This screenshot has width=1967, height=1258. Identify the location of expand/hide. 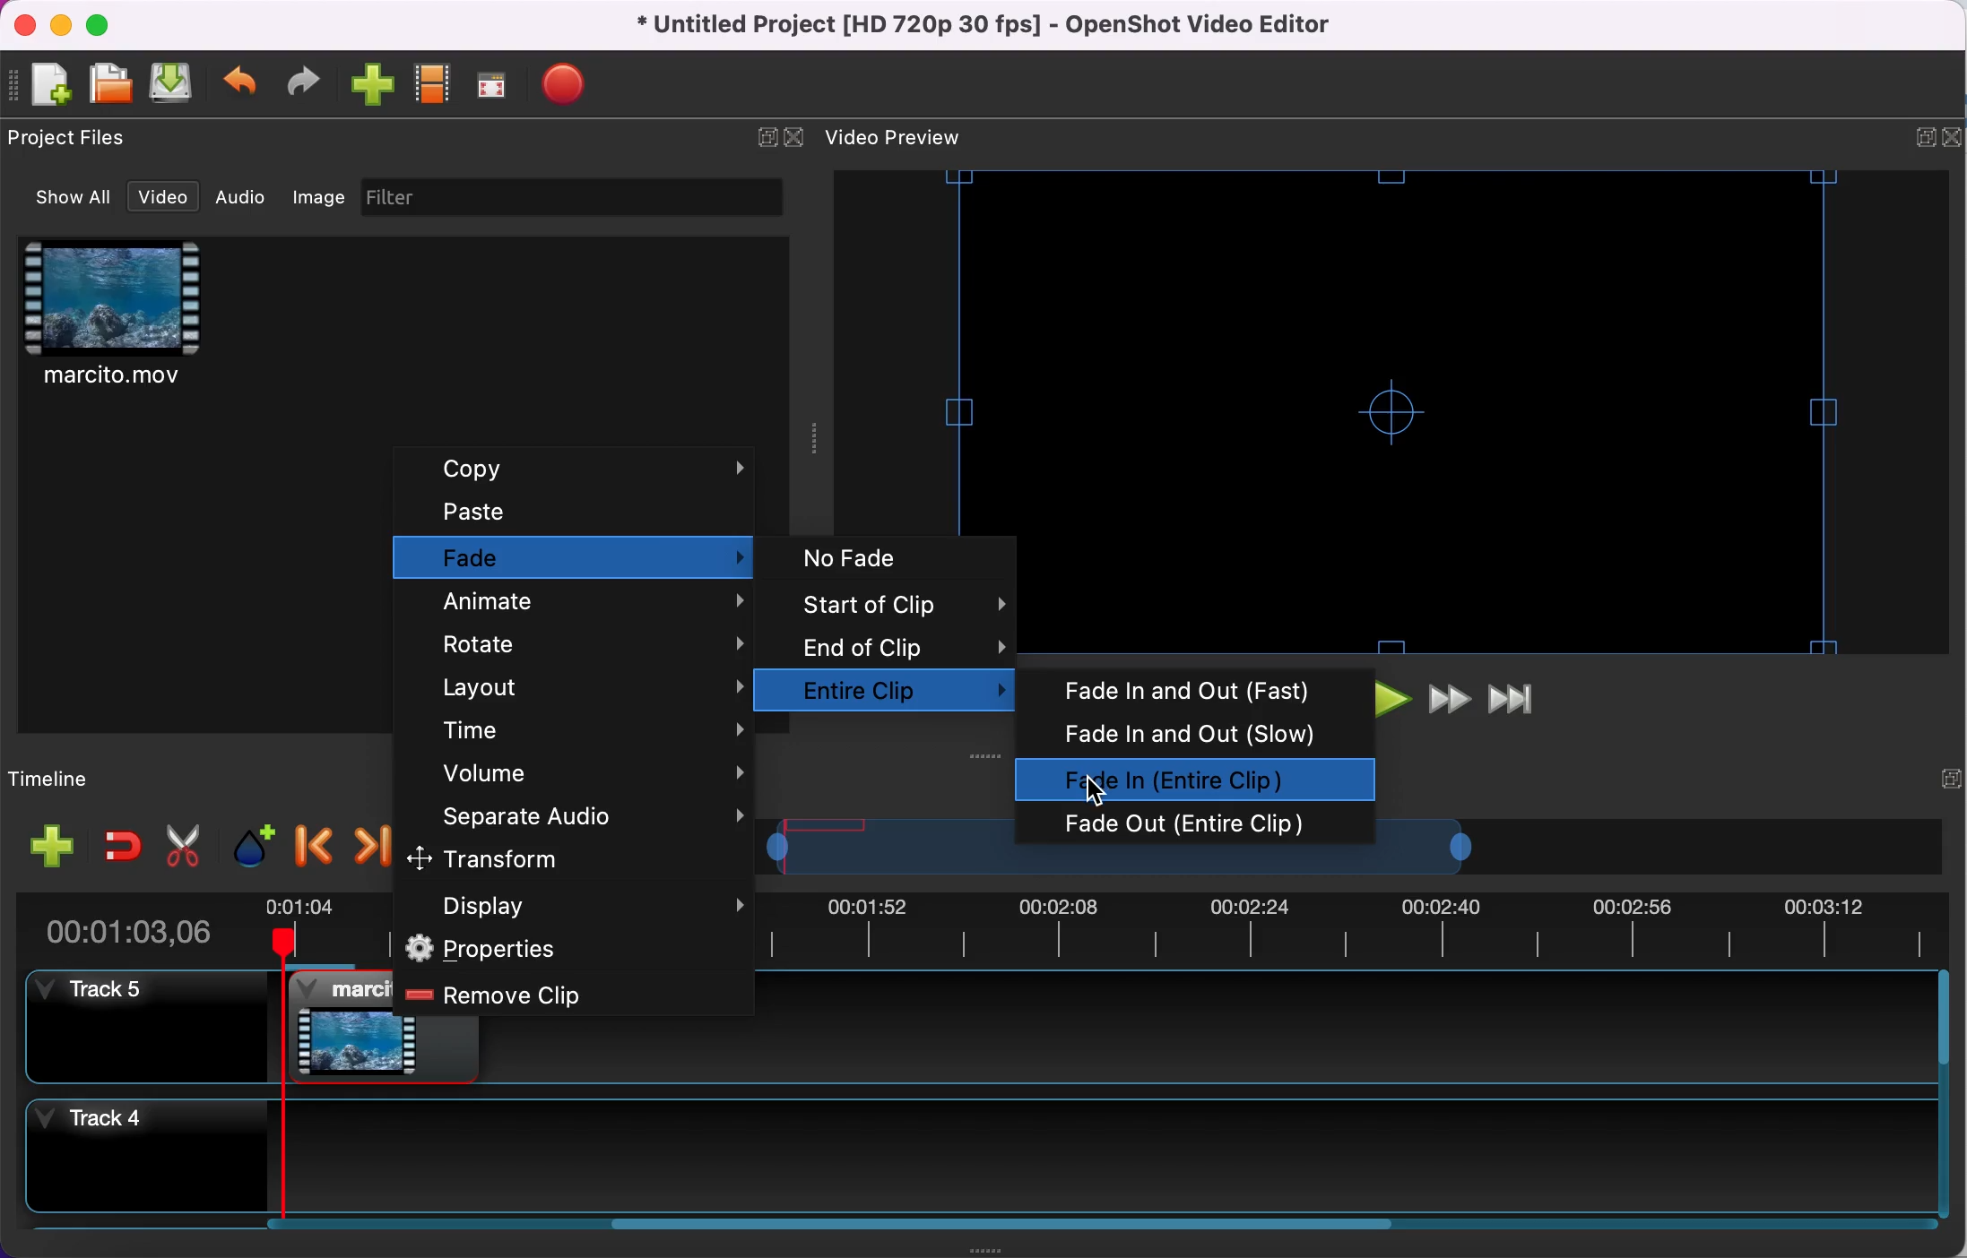
(1894, 136).